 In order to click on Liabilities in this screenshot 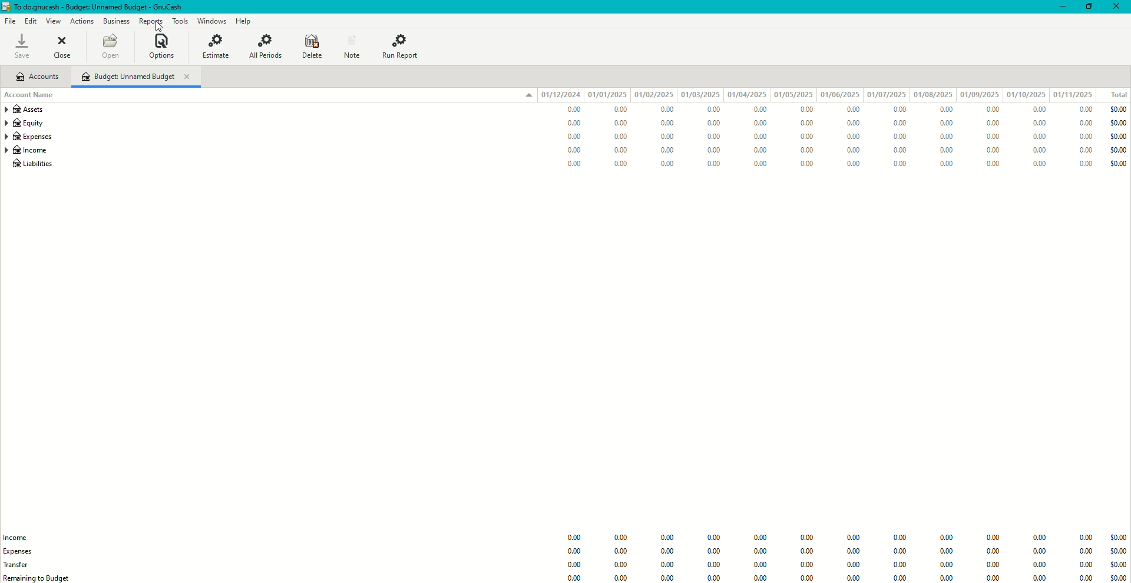, I will do `click(32, 166)`.